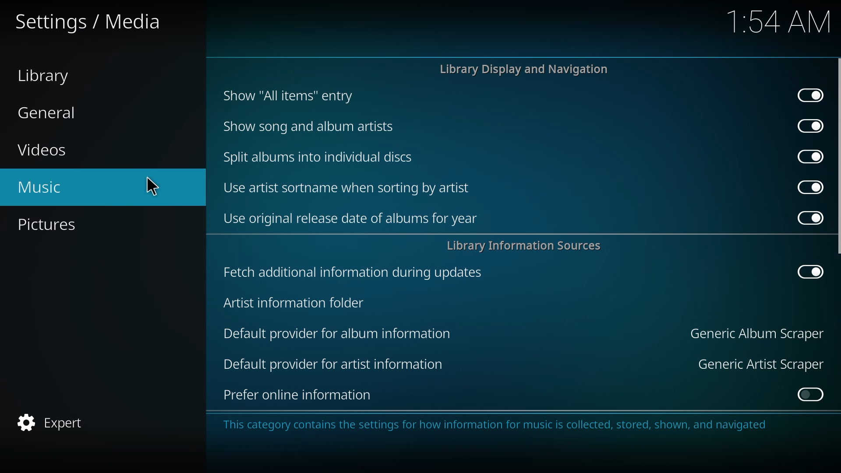  What do you see at coordinates (806, 126) in the screenshot?
I see `enabled` at bounding box center [806, 126].